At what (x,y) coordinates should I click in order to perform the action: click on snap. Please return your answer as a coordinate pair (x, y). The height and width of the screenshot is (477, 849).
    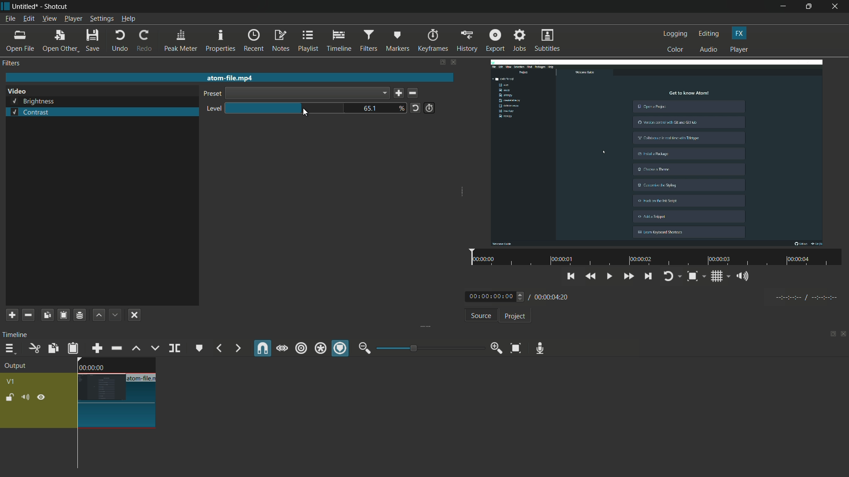
    Looking at the image, I should click on (263, 348).